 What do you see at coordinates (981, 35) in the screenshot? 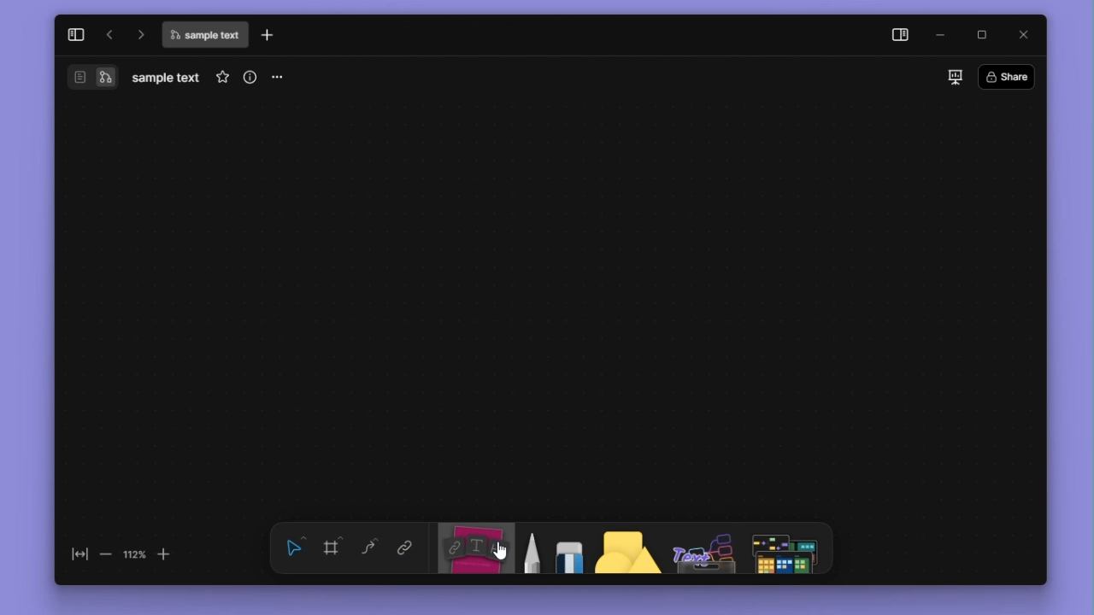
I see `maximize` at bounding box center [981, 35].